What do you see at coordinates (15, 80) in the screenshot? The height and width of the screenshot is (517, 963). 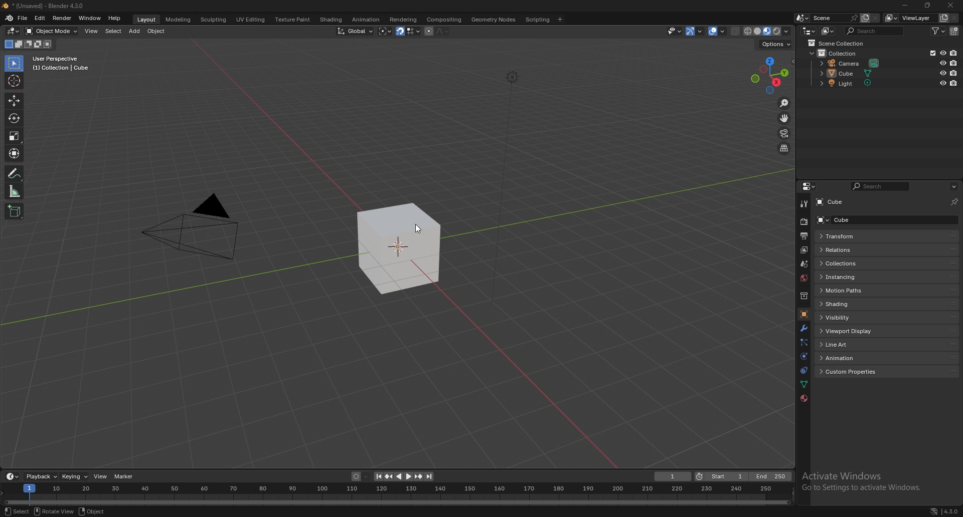 I see `cursor` at bounding box center [15, 80].